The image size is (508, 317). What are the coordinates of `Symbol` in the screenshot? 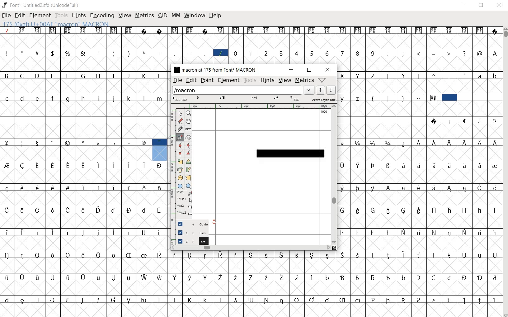 It's located at (281, 31).